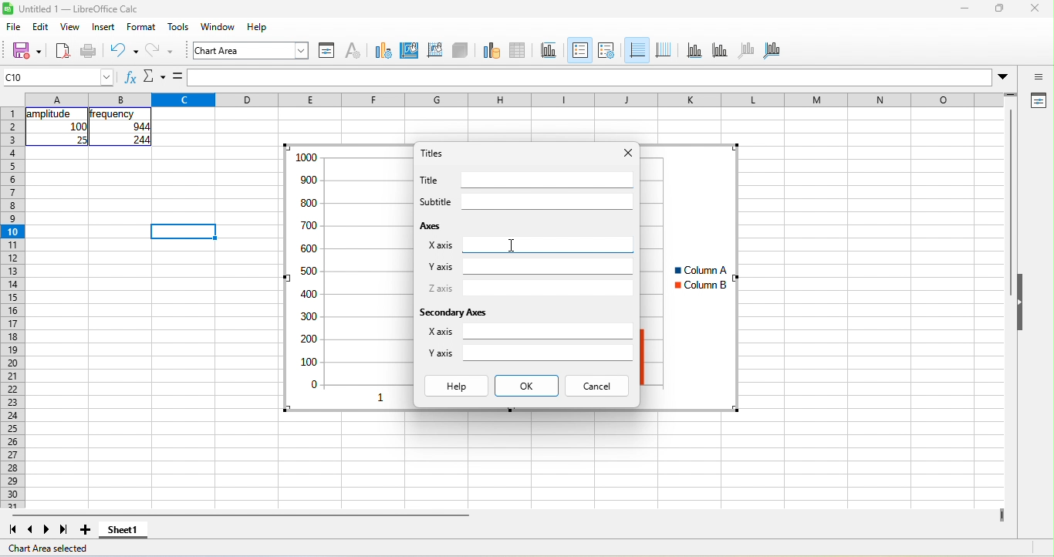 This screenshot has height=557, width=1054. Describe the element at coordinates (89, 52) in the screenshot. I see `print` at that location.